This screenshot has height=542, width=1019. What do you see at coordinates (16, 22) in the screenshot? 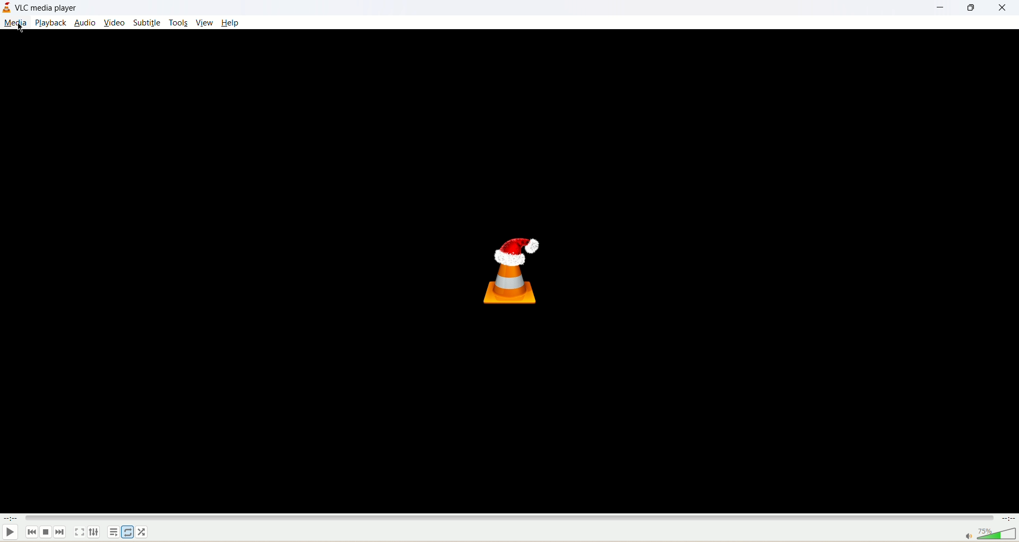
I see `media` at bounding box center [16, 22].